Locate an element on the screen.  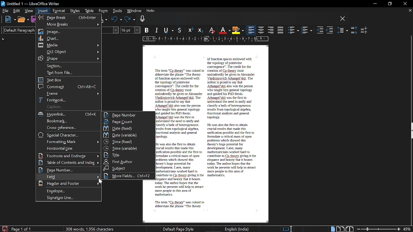
Table of contents and index is located at coordinates (69, 163).